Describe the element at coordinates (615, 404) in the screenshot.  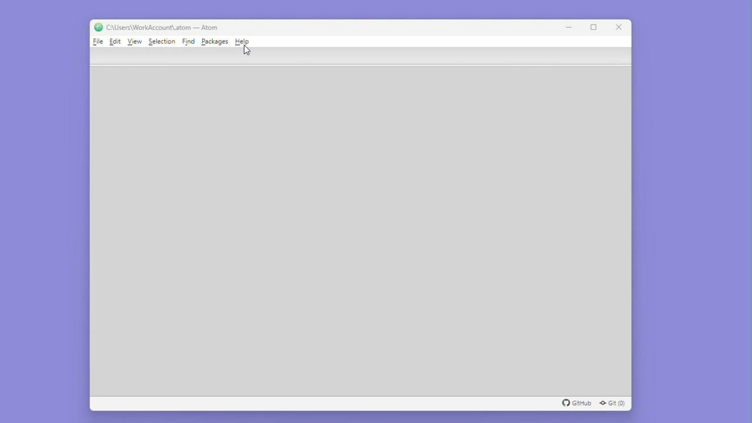
I see `Git (0)` at that location.